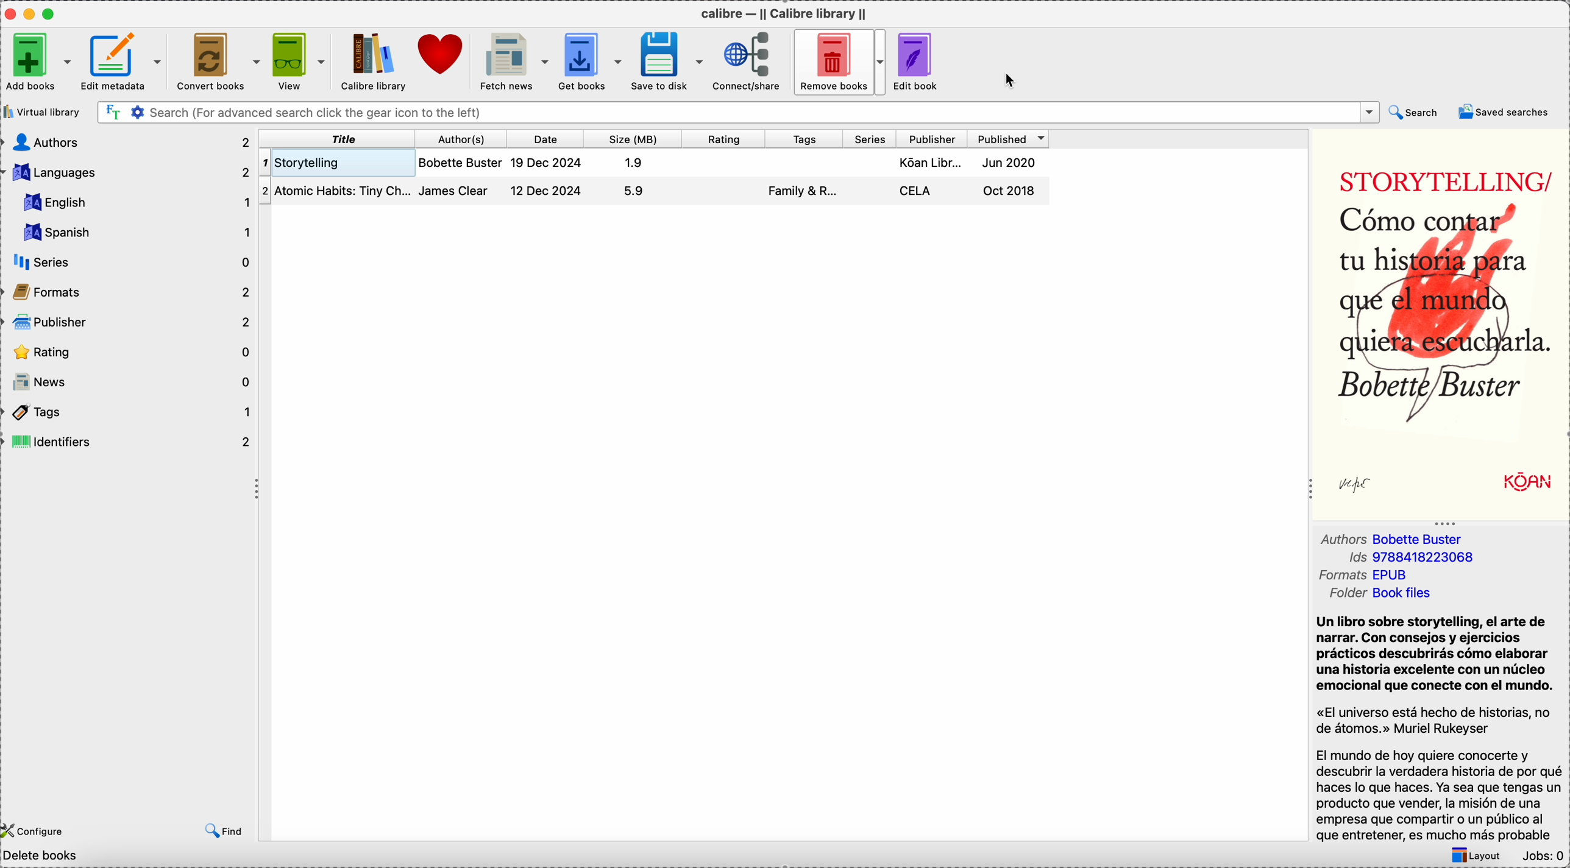 The height and width of the screenshot is (868, 1570). Describe the element at coordinates (1543, 857) in the screenshot. I see `Jobs: 0` at that location.